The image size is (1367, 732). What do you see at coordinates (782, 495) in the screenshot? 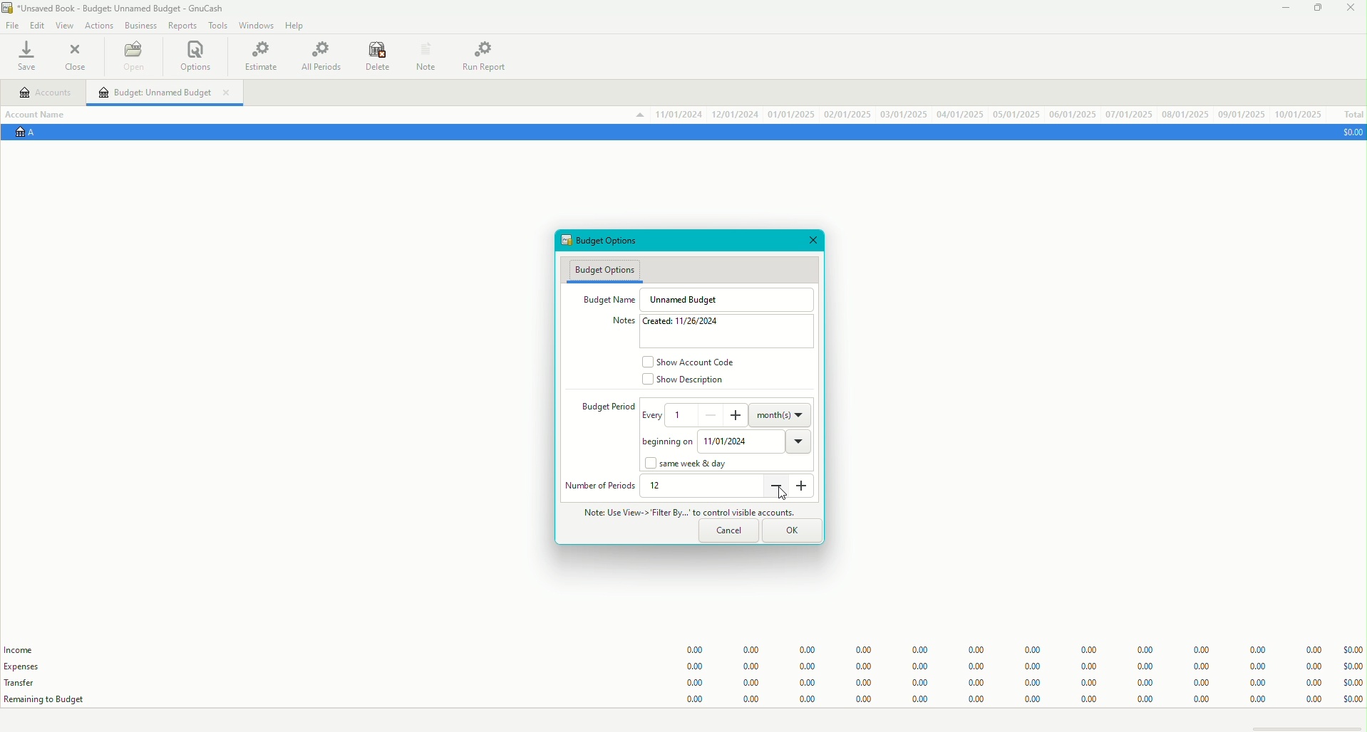
I see `cursor` at bounding box center [782, 495].